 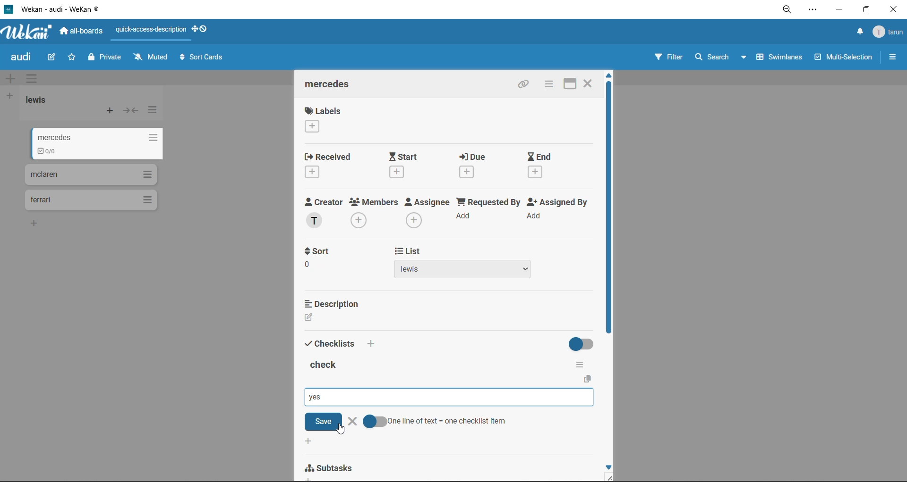 What do you see at coordinates (23, 58) in the screenshot?
I see `board title` at bounding box center [23, 58].